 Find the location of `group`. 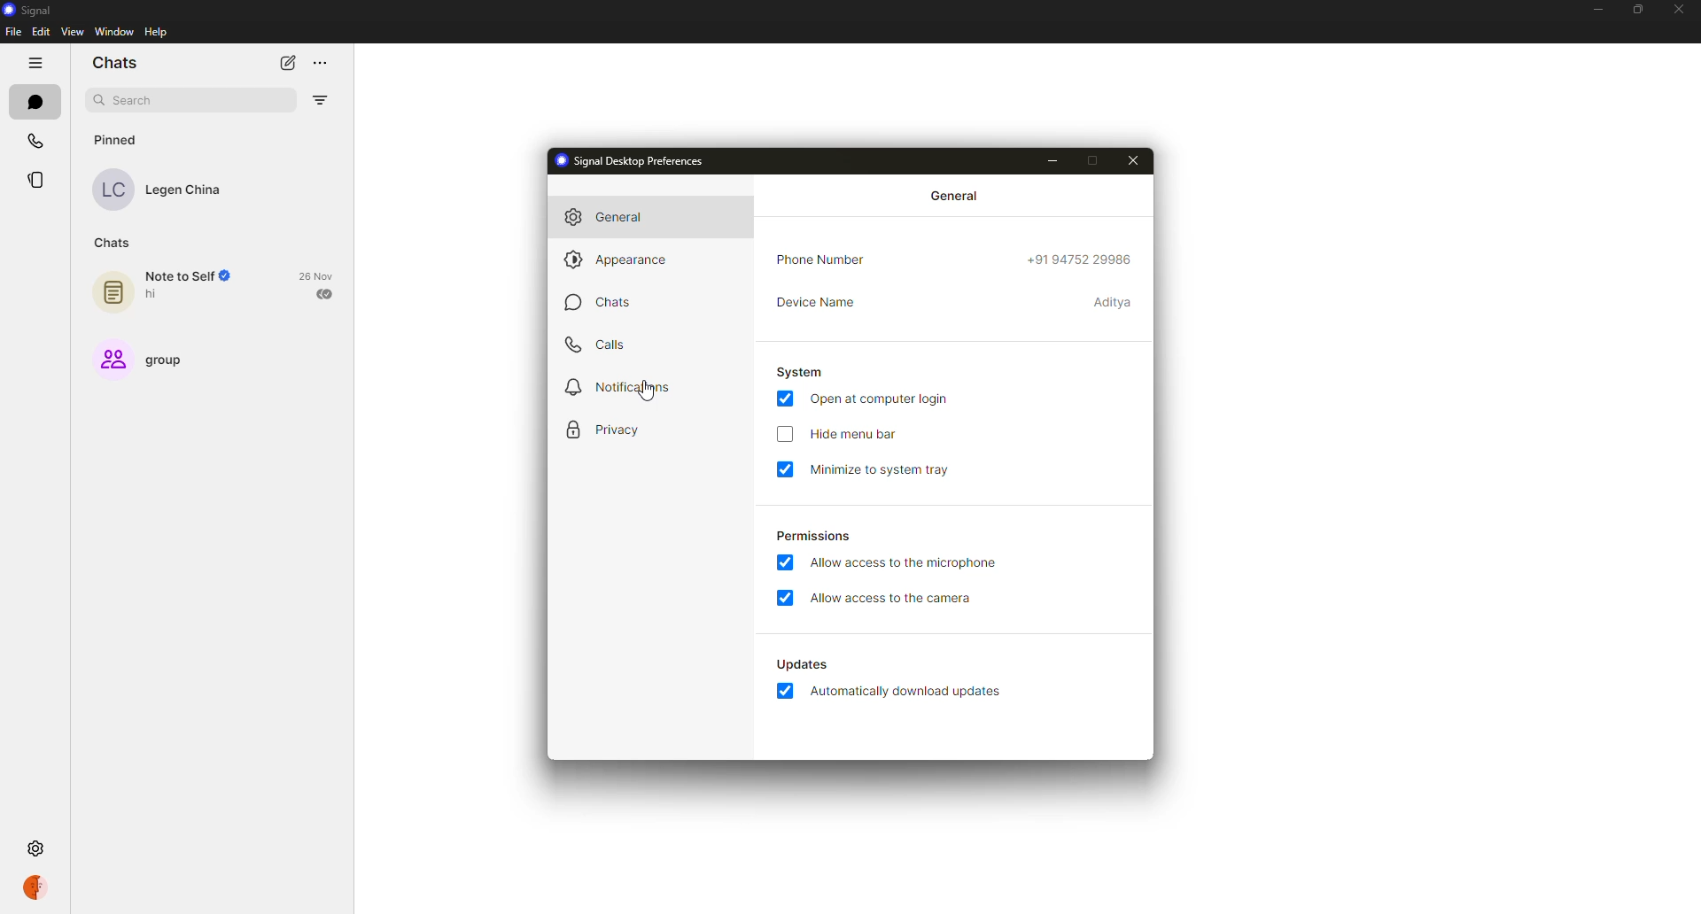

group is located at coordinates (146, 358).